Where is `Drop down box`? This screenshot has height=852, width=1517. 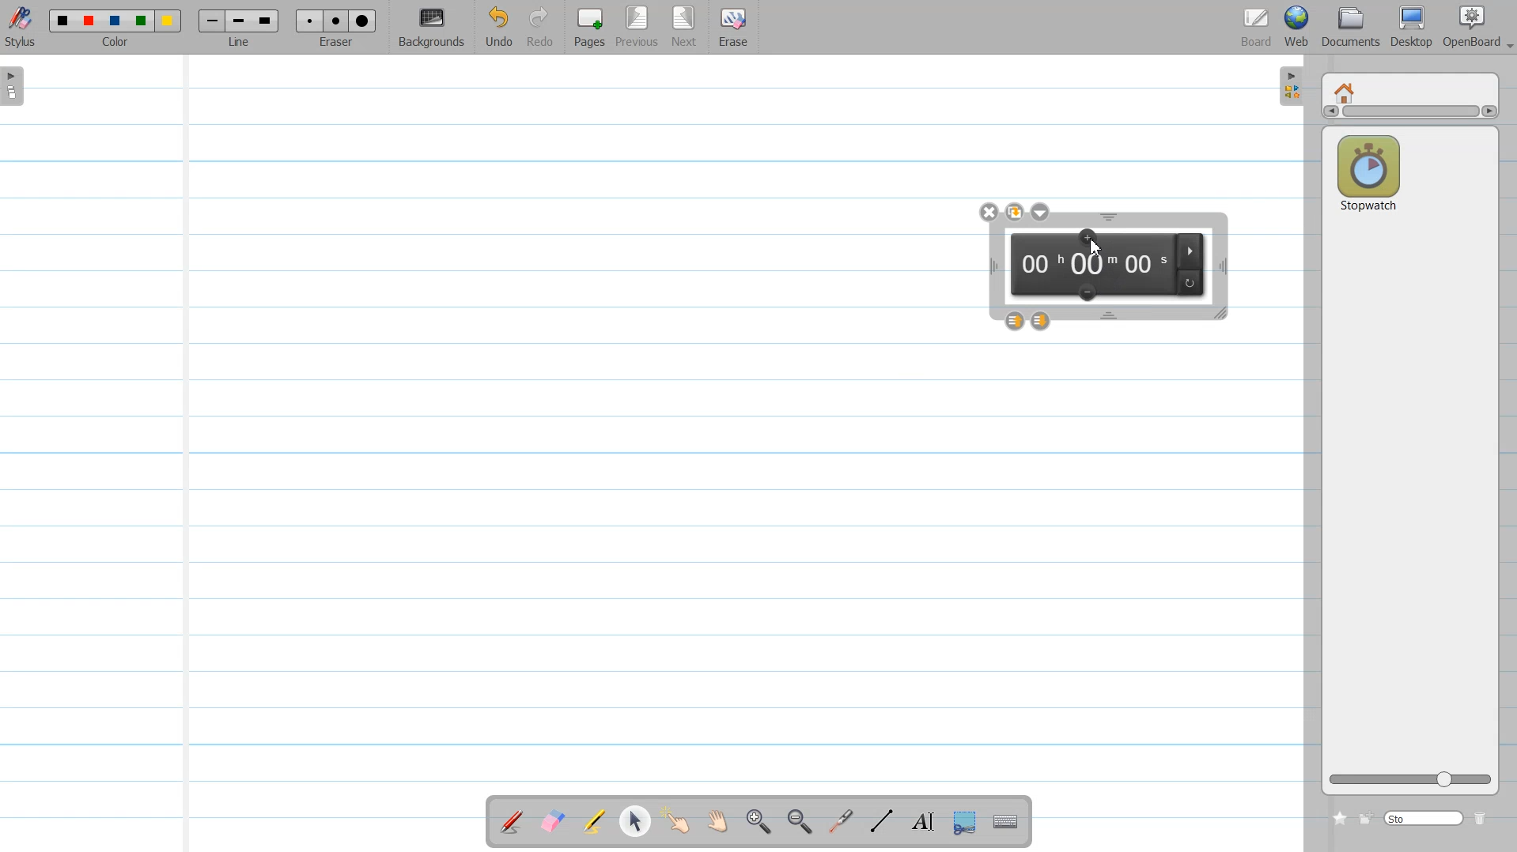
Drop down box is located at coordinates (1508, 40).